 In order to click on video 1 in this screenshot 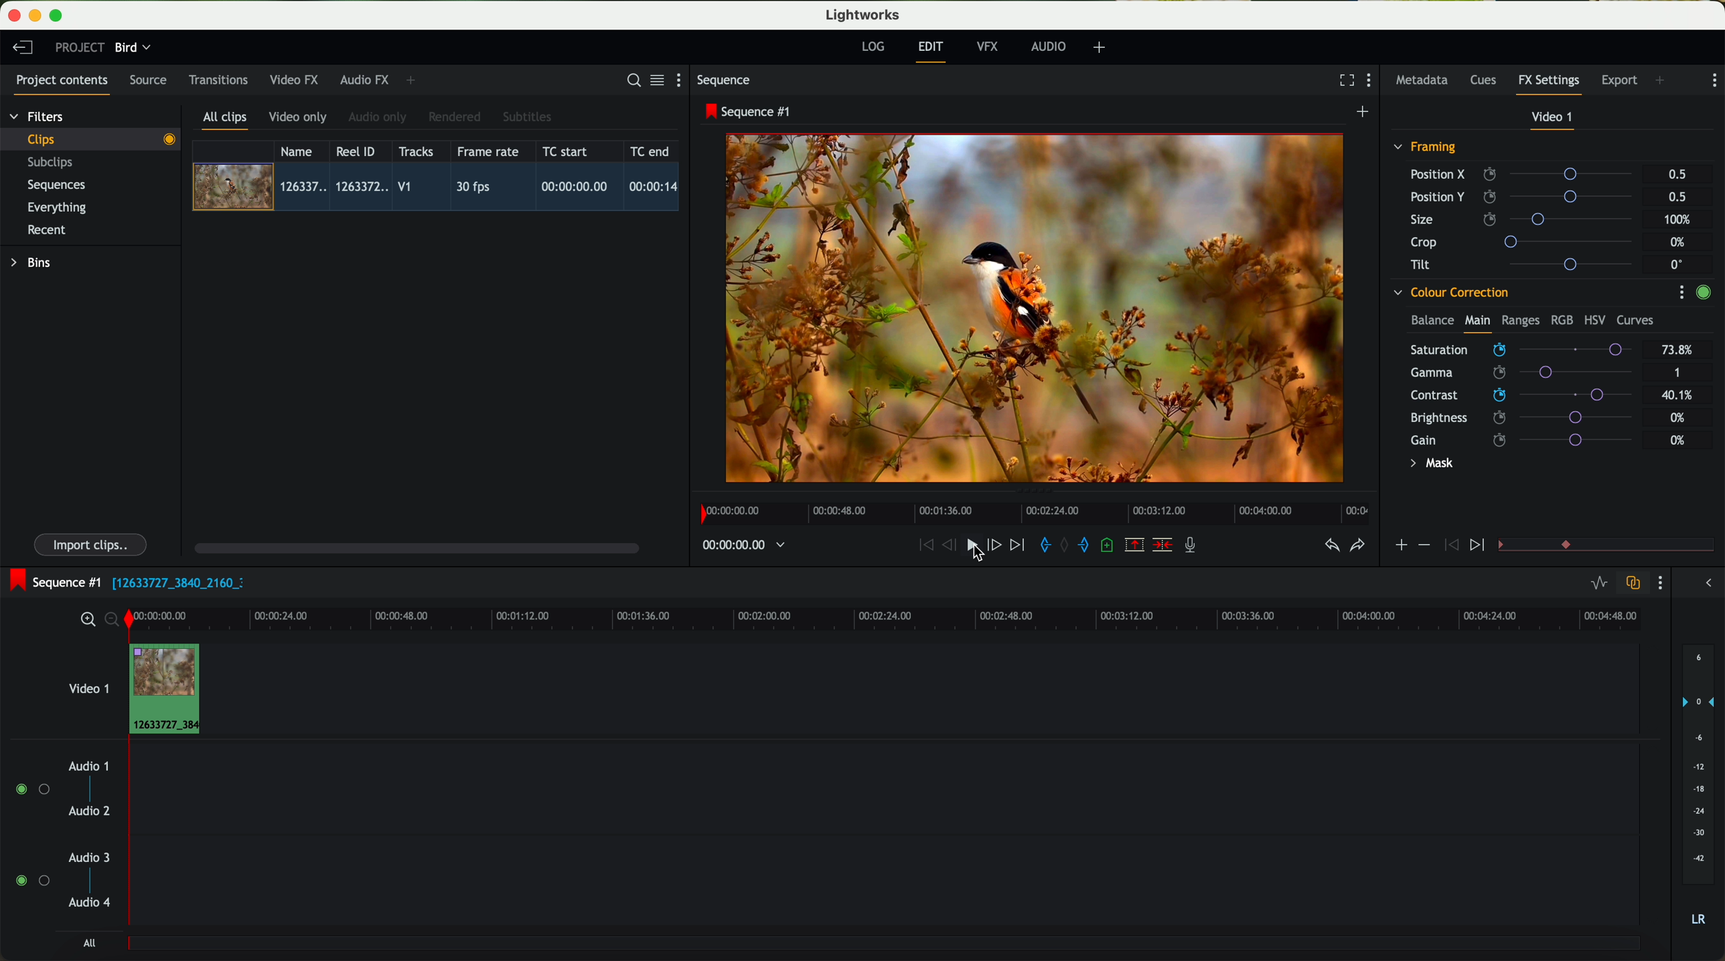, I will do `click(1554, 120)`.